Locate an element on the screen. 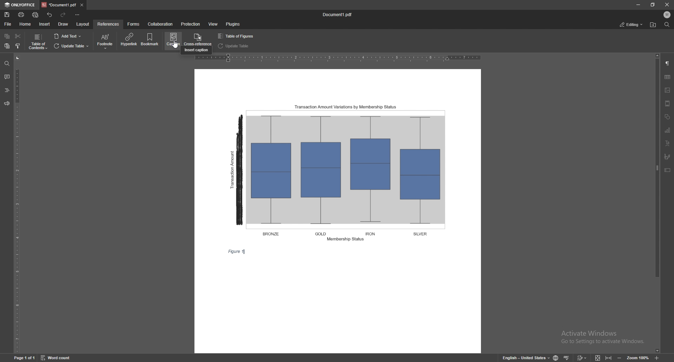 Image resolution: width=674 pixels, height=362 pixels. fit to screen is located at coordinates (598, 357).